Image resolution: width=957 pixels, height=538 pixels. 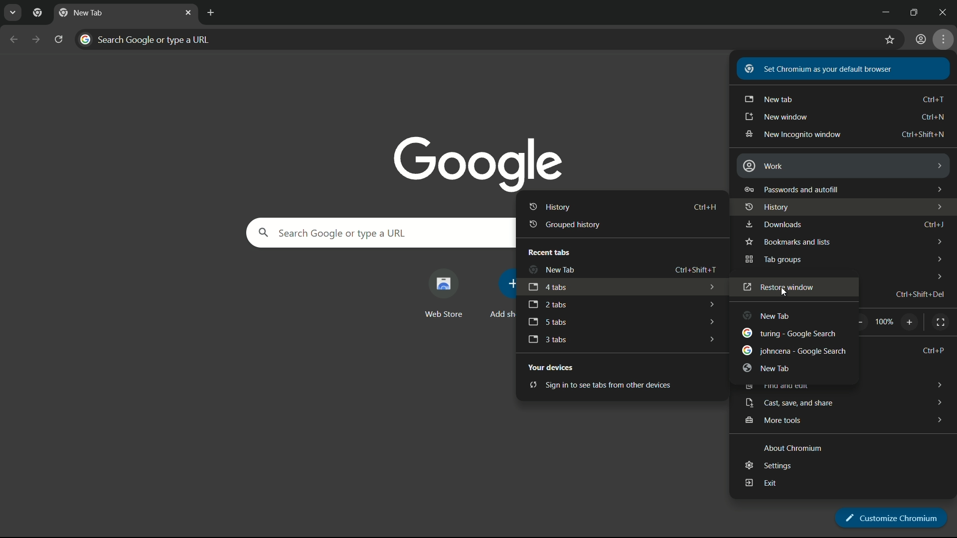 What do you see at coordinates (548, 323) in the screenshot?
I see `5 tabs` at bounding box center [548, 323].